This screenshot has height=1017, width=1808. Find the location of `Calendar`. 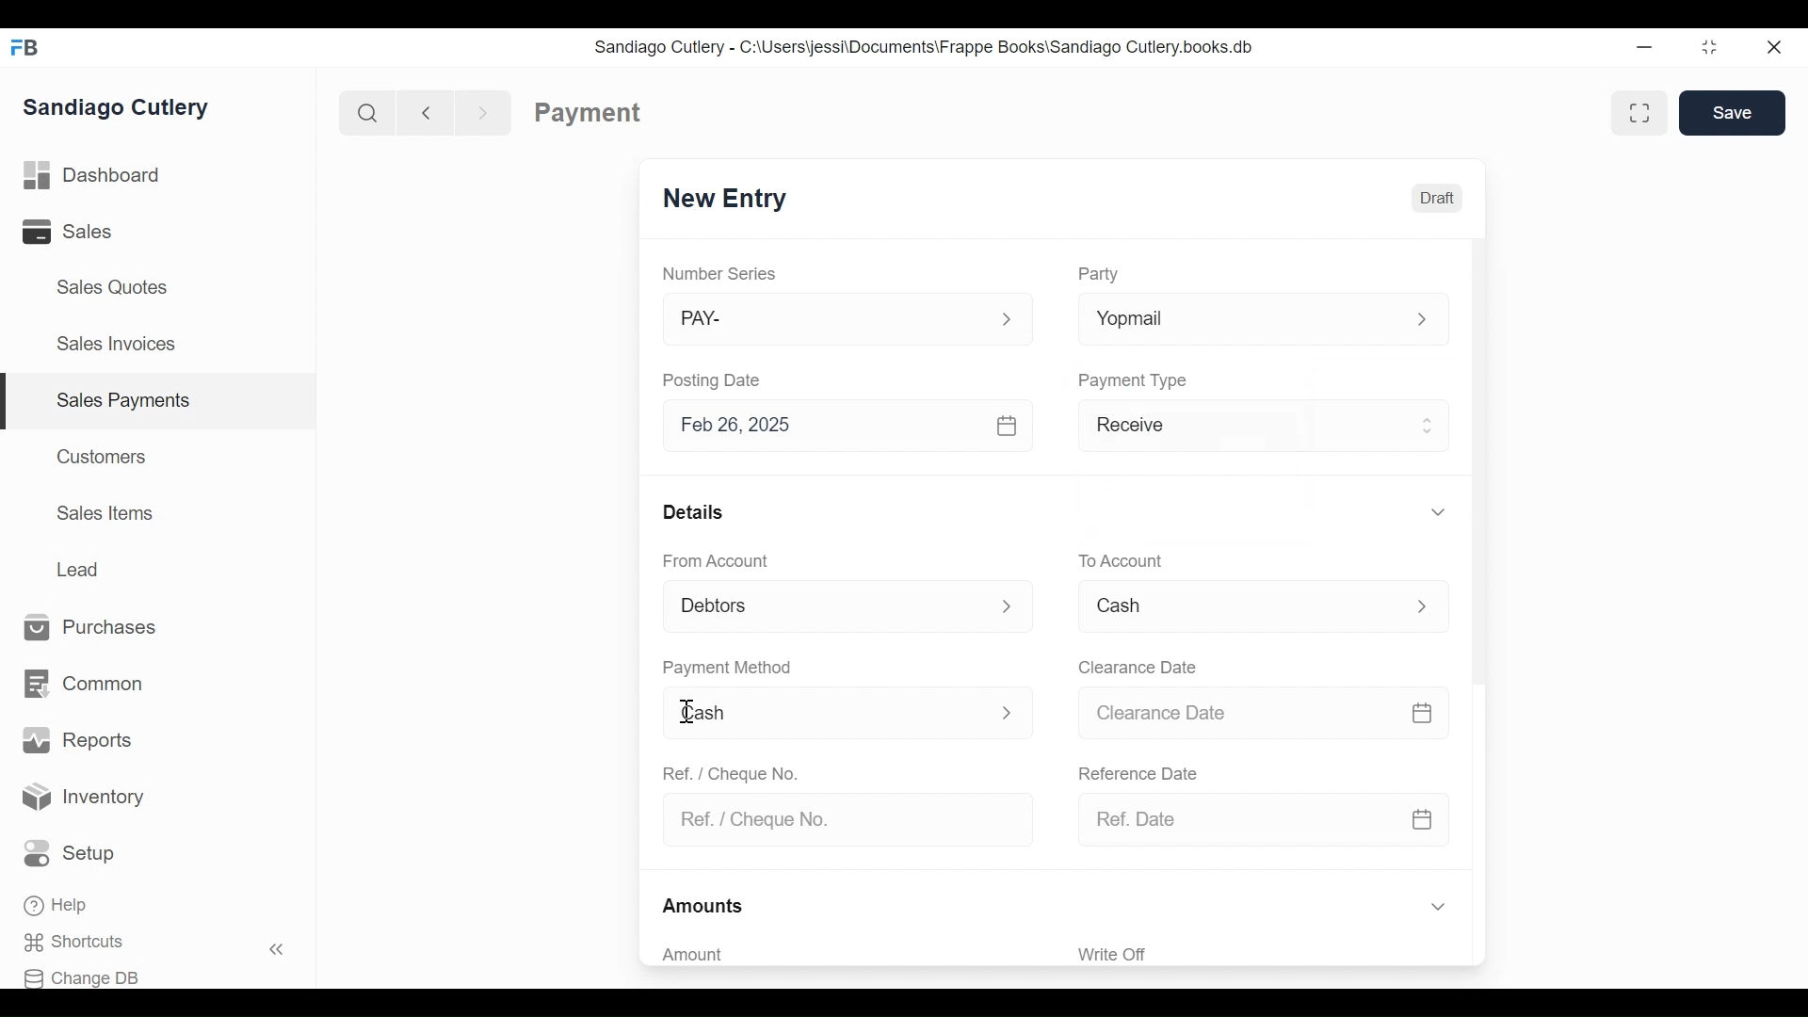

Calendar is located at coordinates (1423, 715).